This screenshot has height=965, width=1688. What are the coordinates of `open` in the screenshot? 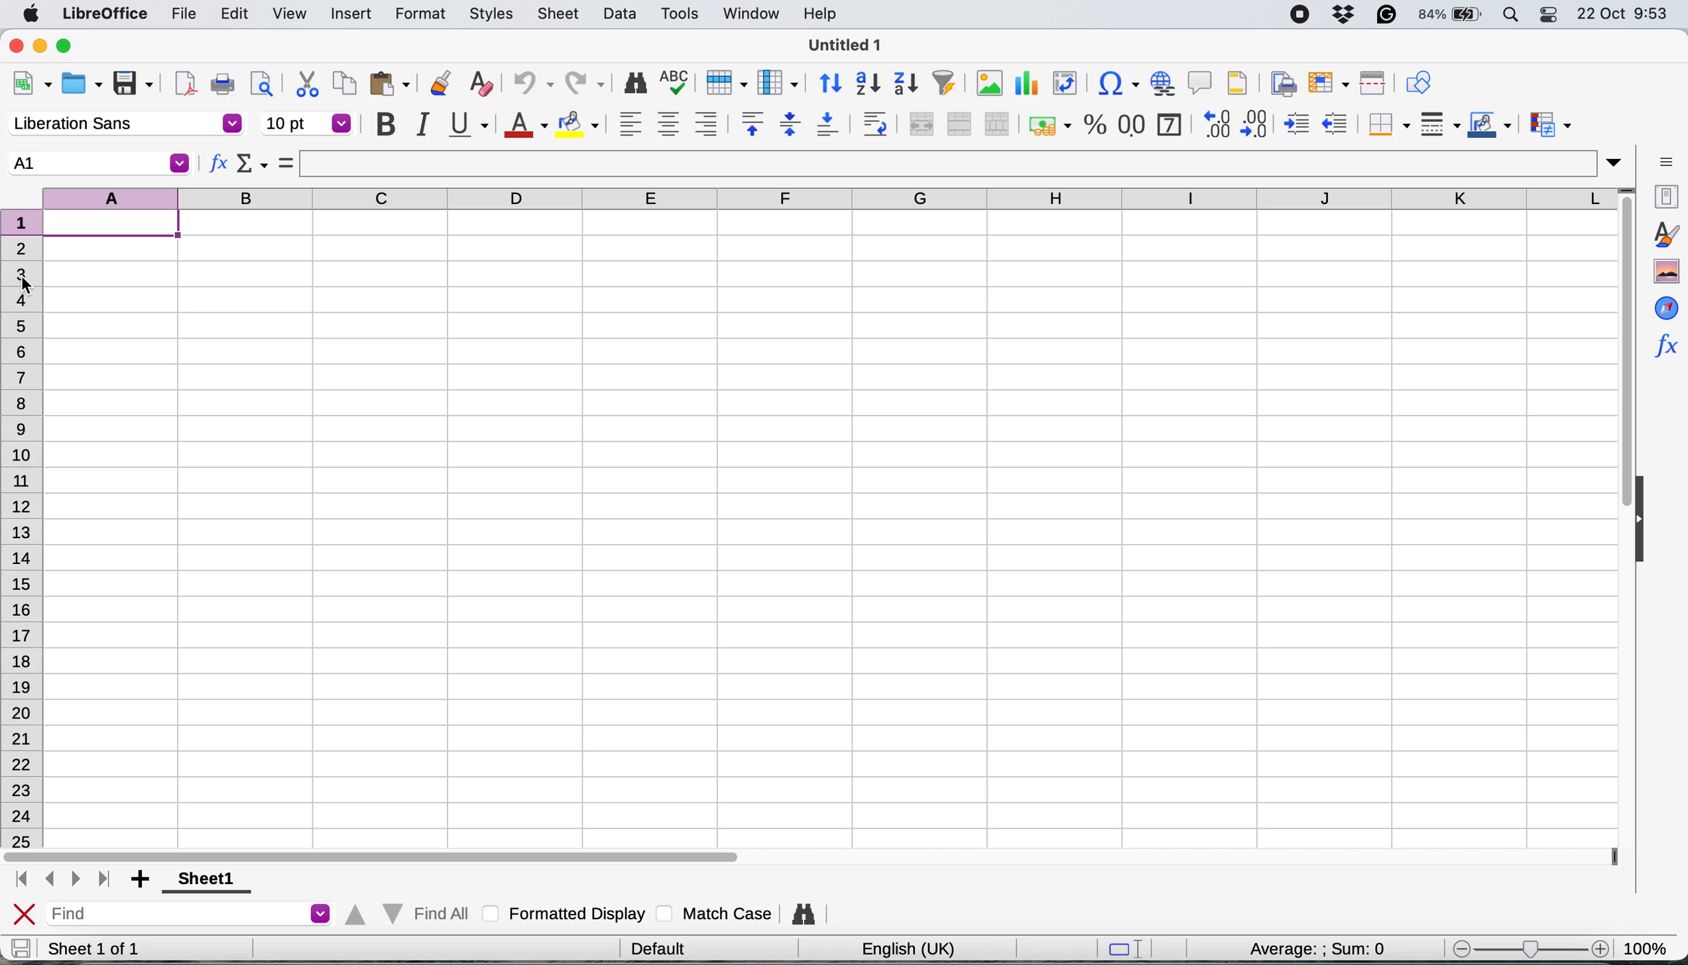 It's located at (82, 86).